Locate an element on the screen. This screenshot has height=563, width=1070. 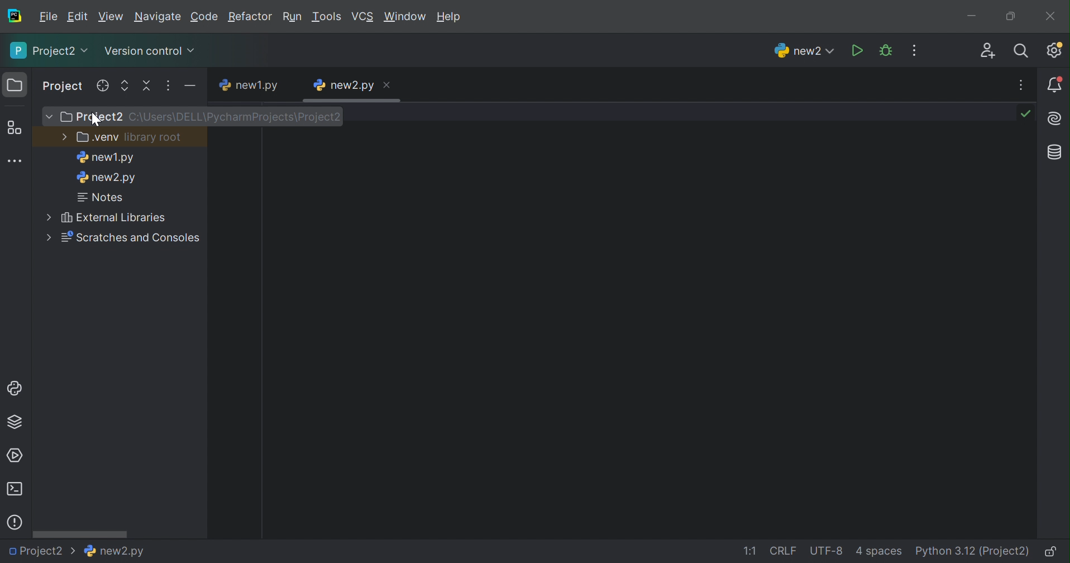
1:1 is located at coordinates (748, 551).